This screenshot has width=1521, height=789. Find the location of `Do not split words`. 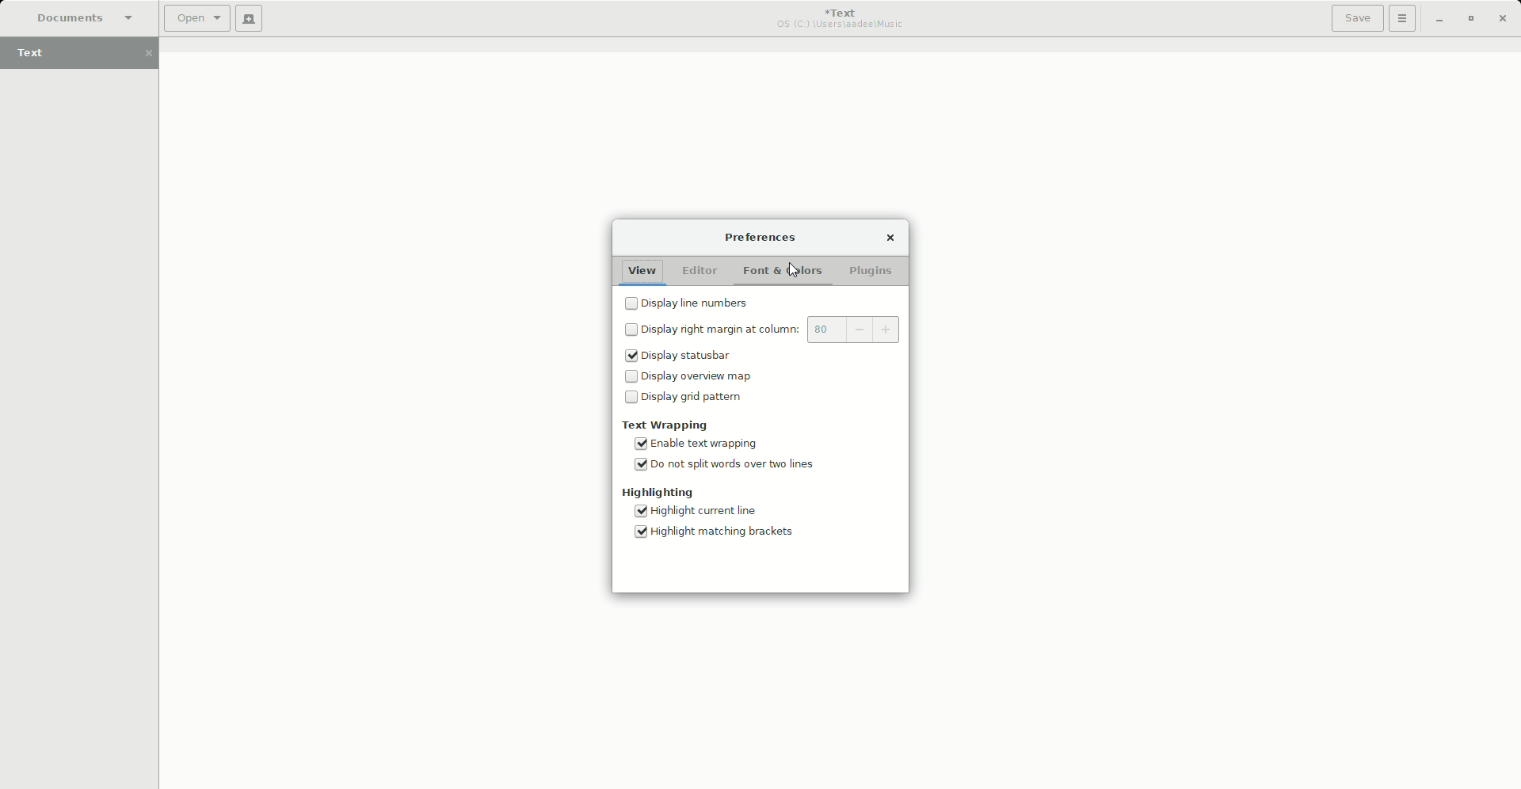

Do not split words is located at coordinates (730, 466).